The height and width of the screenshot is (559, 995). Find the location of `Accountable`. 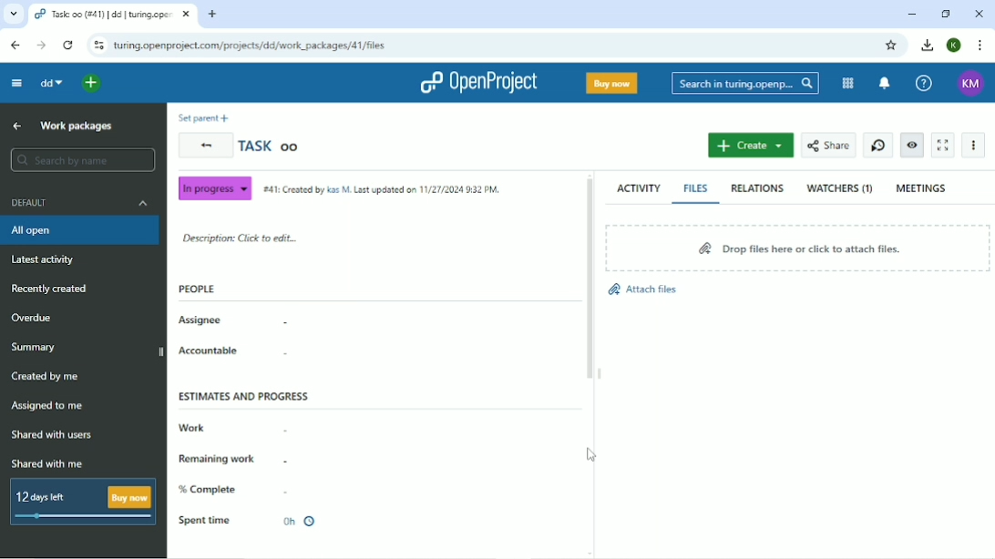

Accountable is located at coordinates (209, 350).